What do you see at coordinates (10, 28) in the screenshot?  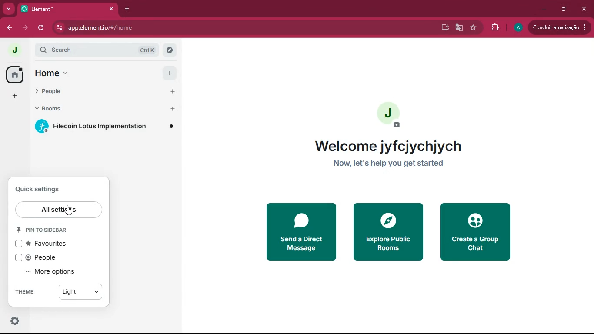 I see `back` at bounding box center [10, 28].